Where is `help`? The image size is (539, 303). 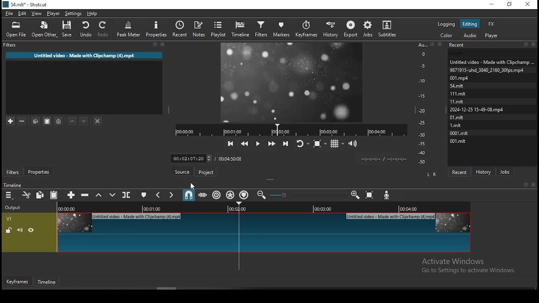
help is located at coordinates (92, 13).